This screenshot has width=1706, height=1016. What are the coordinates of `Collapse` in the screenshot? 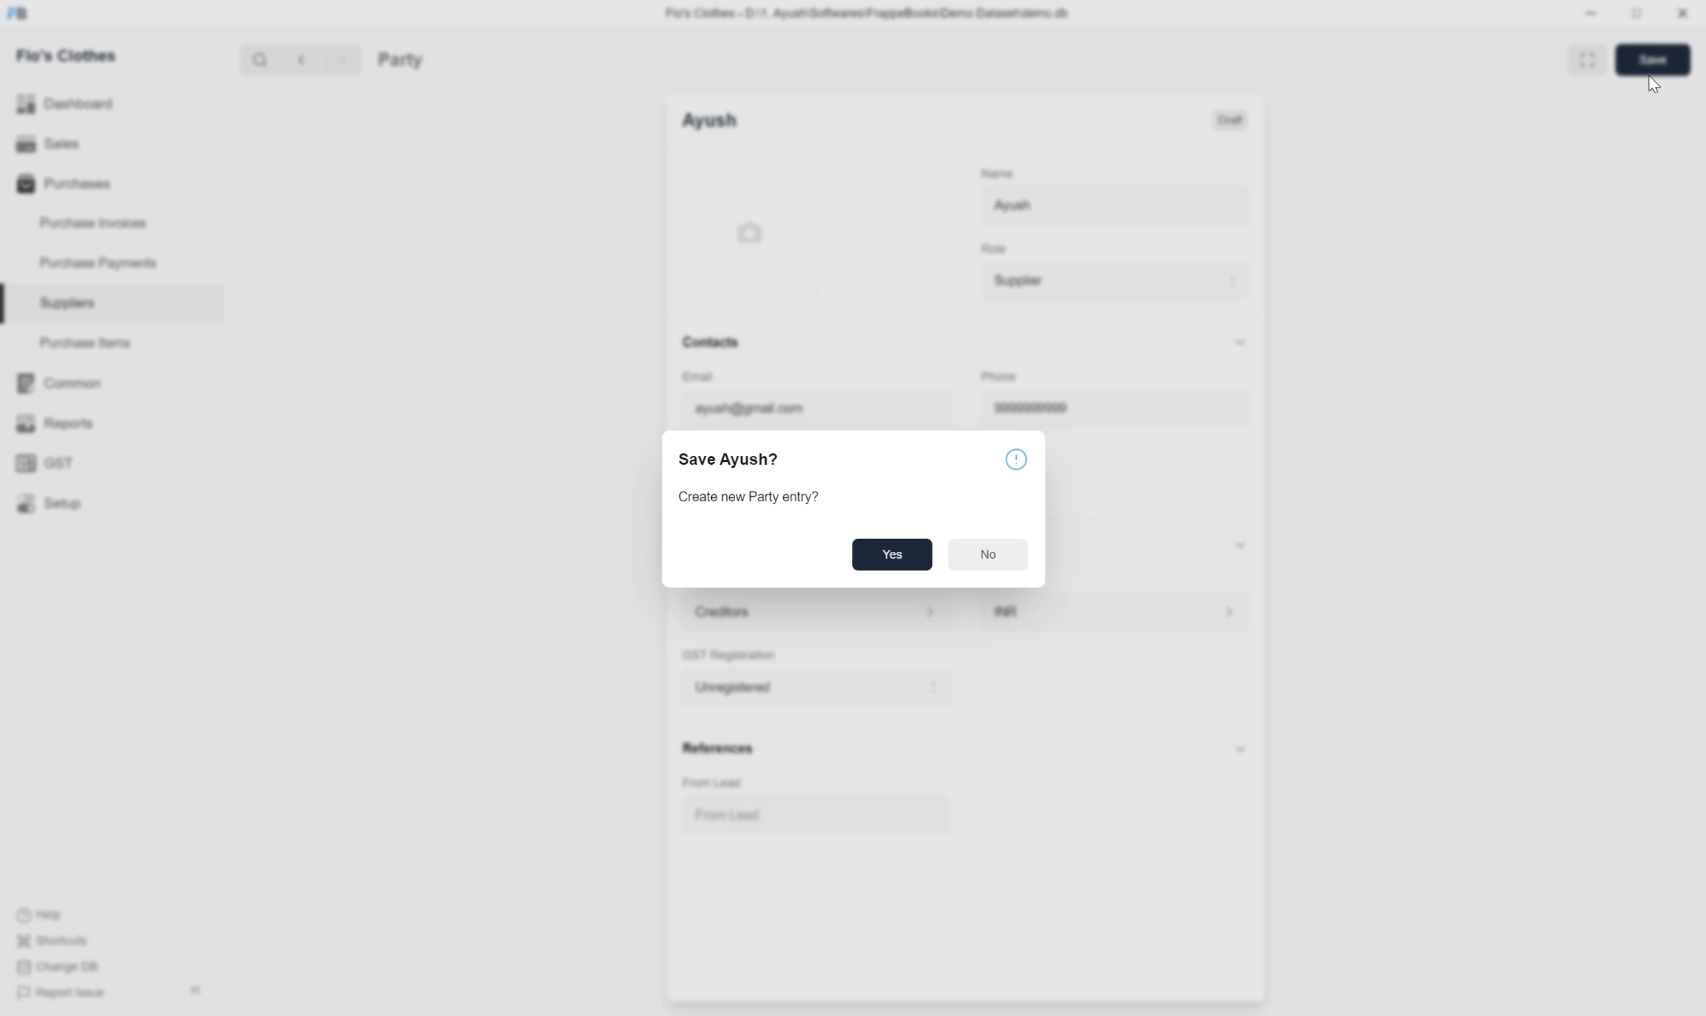 It's located at (1240, 545).